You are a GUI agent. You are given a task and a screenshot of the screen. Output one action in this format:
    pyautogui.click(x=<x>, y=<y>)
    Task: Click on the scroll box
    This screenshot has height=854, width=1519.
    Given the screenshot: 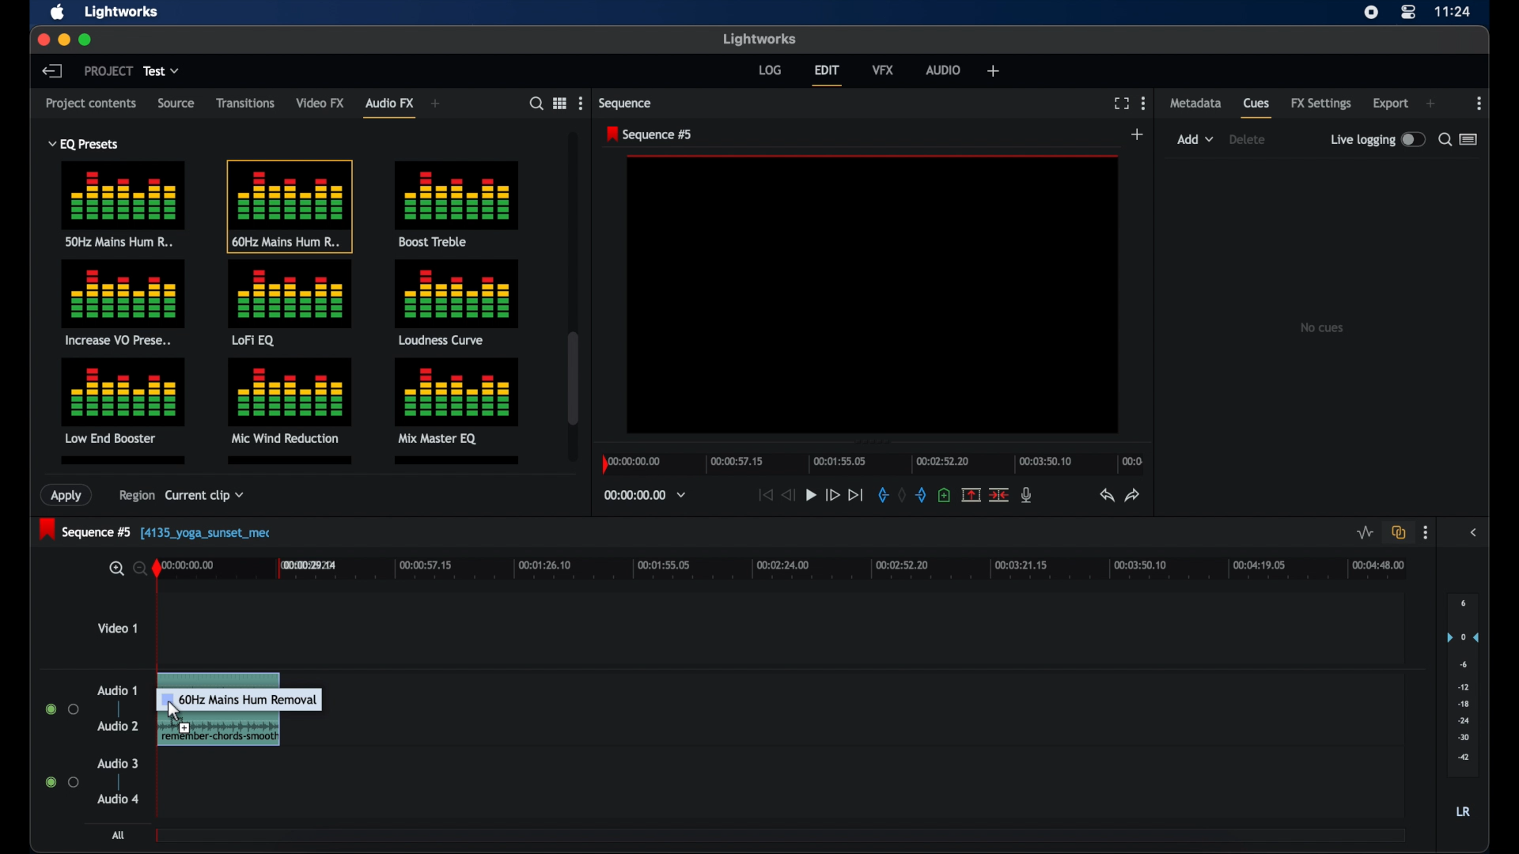 What is the action you would take?
    pyautogui.click(x=573, y=378)
    